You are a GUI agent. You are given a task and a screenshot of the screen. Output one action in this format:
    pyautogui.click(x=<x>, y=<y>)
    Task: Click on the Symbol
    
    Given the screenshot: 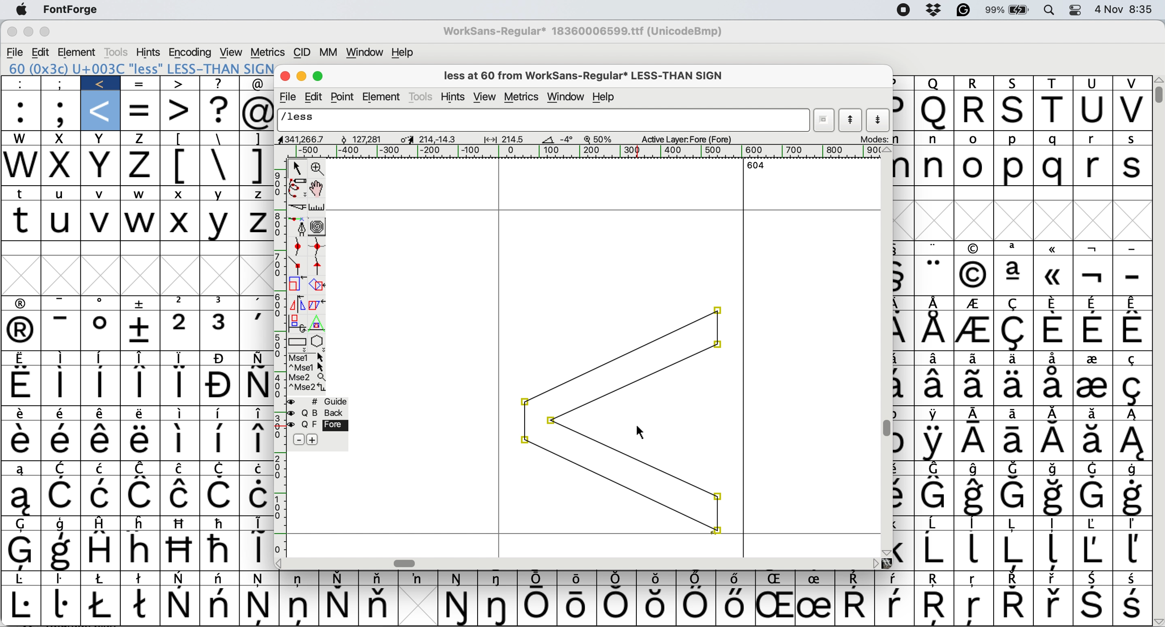 What is the action you would take?
    pyautogui.click(x=1132, y=386)
    